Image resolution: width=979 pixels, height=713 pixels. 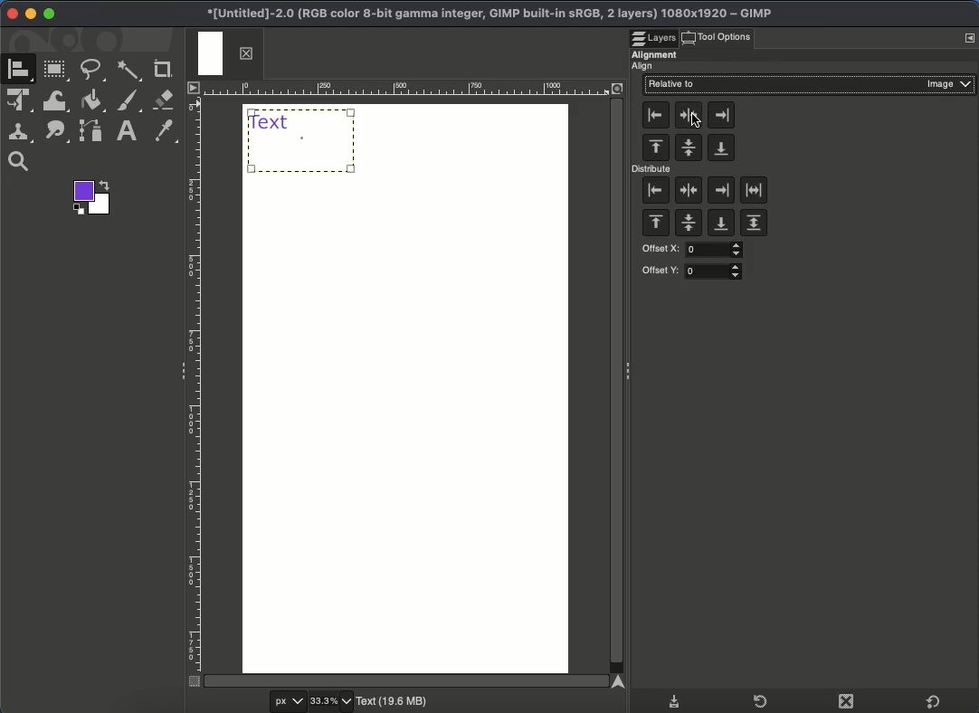 I want to click on Zoom, so click(x=23, y=162).